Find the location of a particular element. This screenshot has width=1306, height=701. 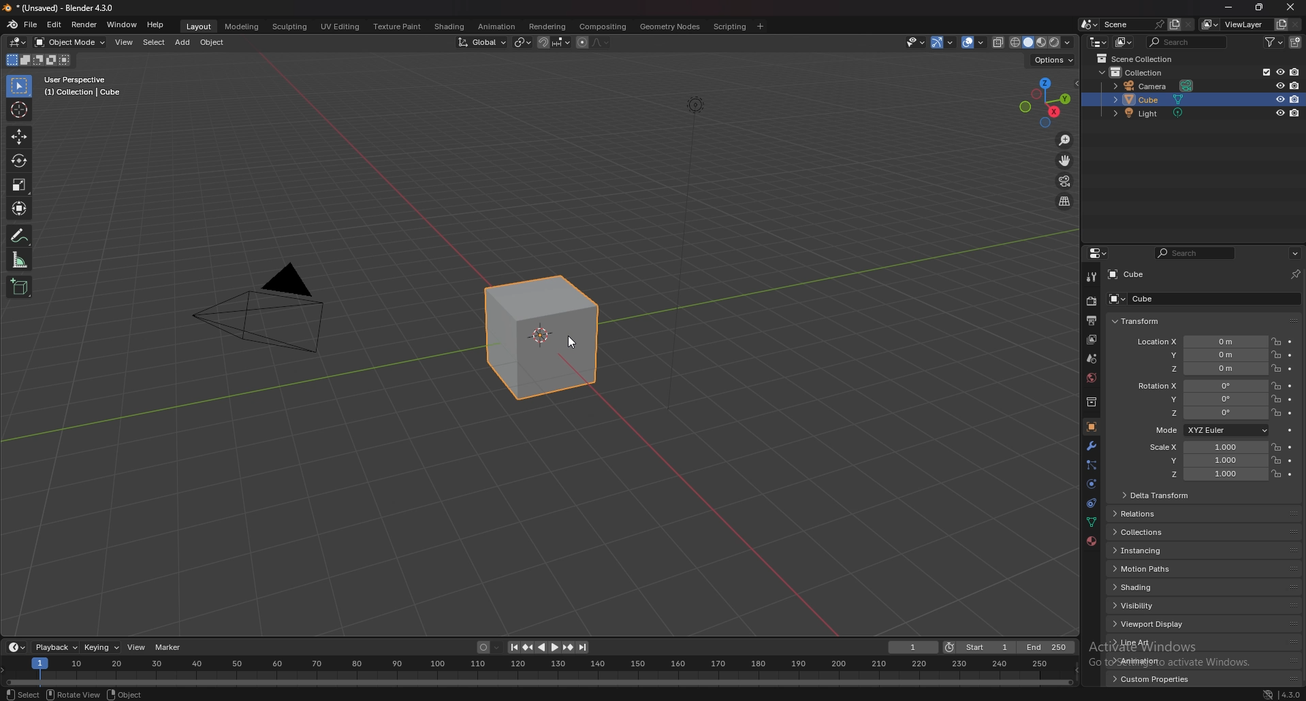

location z is located at coordinates (1203, 368).